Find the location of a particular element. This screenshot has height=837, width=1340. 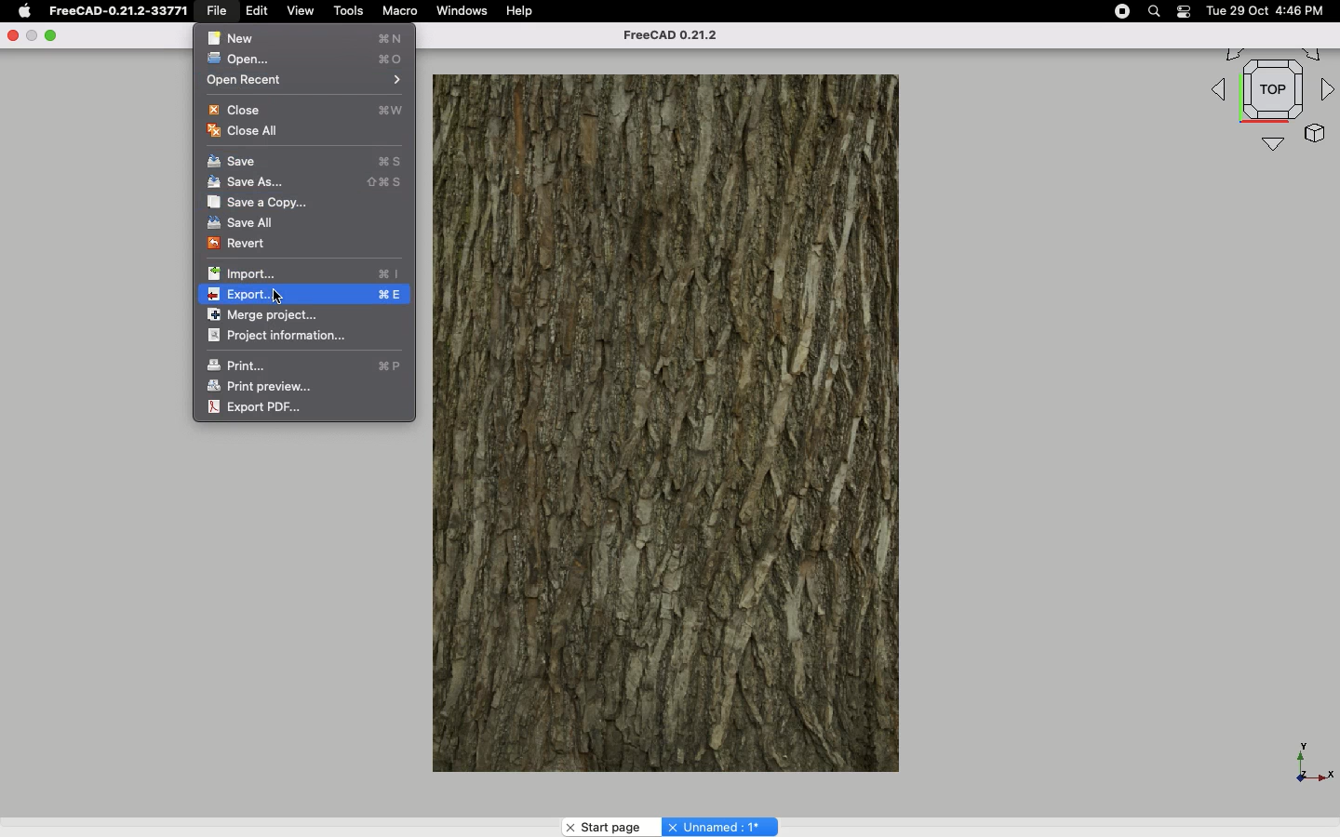

Object is located at coordinates (666, 418).